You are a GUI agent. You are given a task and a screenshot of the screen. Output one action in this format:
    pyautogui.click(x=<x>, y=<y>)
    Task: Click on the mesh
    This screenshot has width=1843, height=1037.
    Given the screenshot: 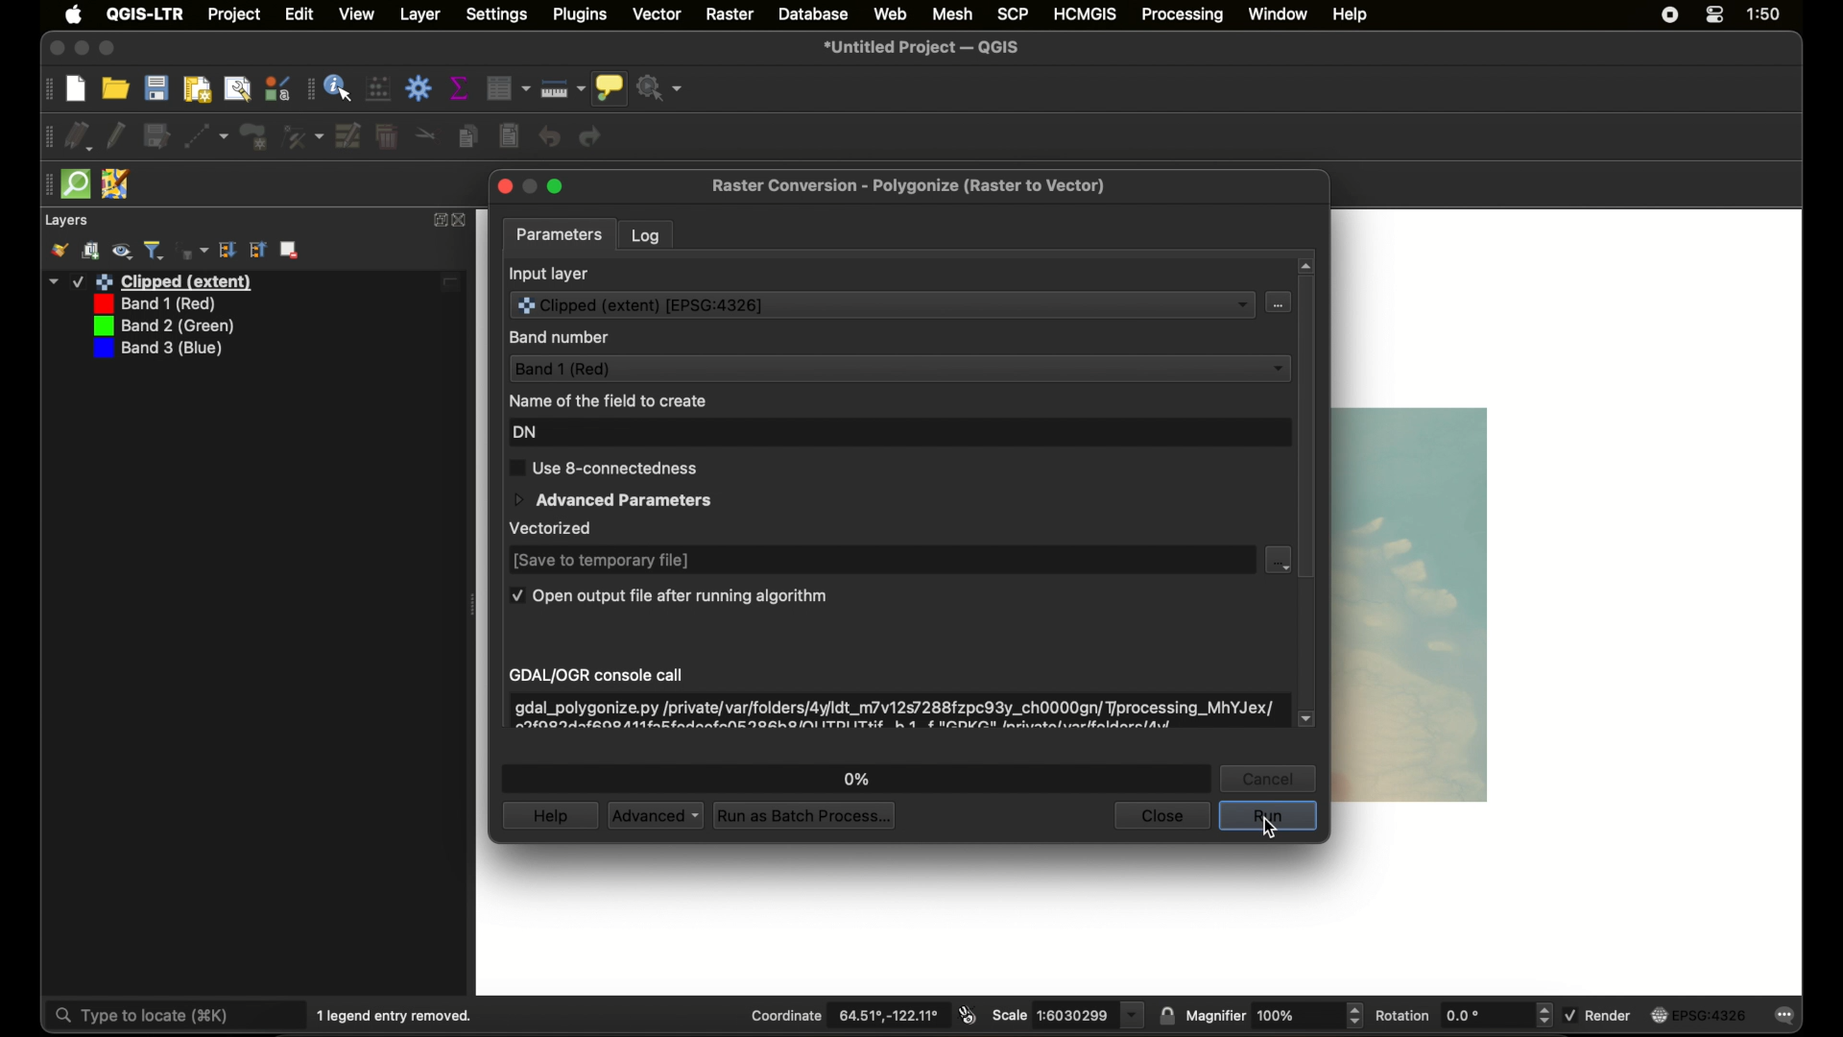 What is the action you would take?
    pyautogui.click(x=952, y=13)
    